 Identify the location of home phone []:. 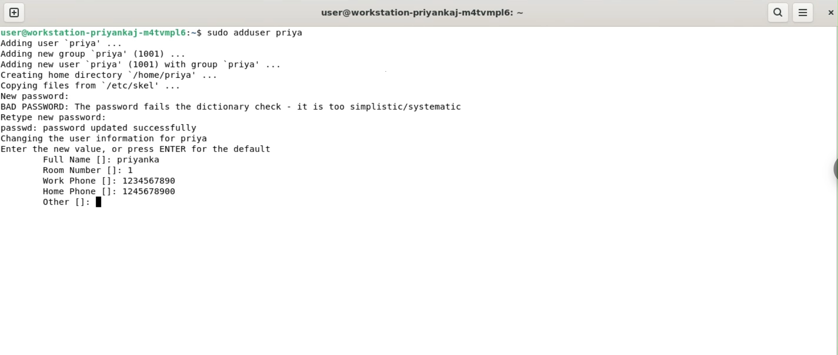
(79, 192).